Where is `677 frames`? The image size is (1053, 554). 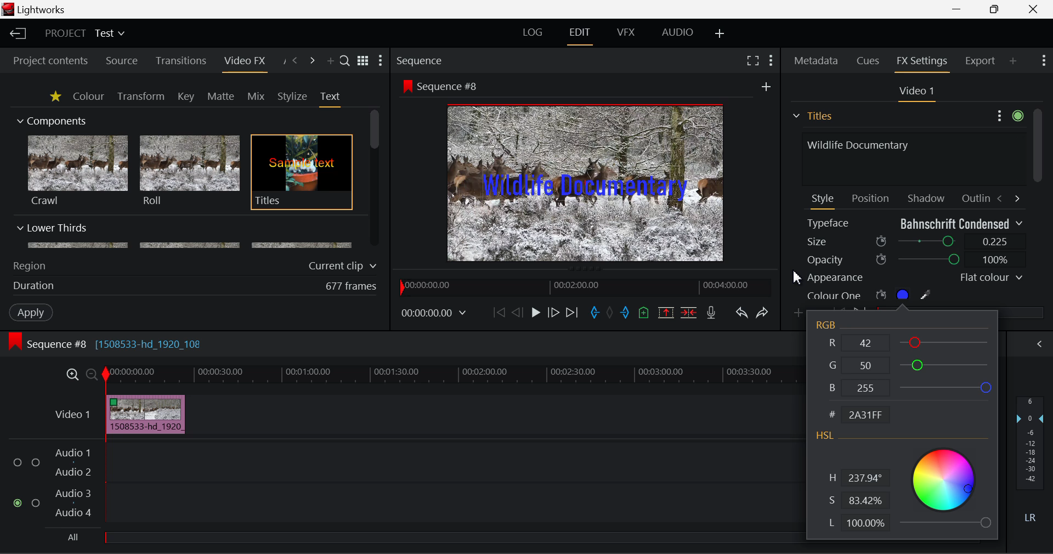
677 frames is located at coordinates (352, 287).